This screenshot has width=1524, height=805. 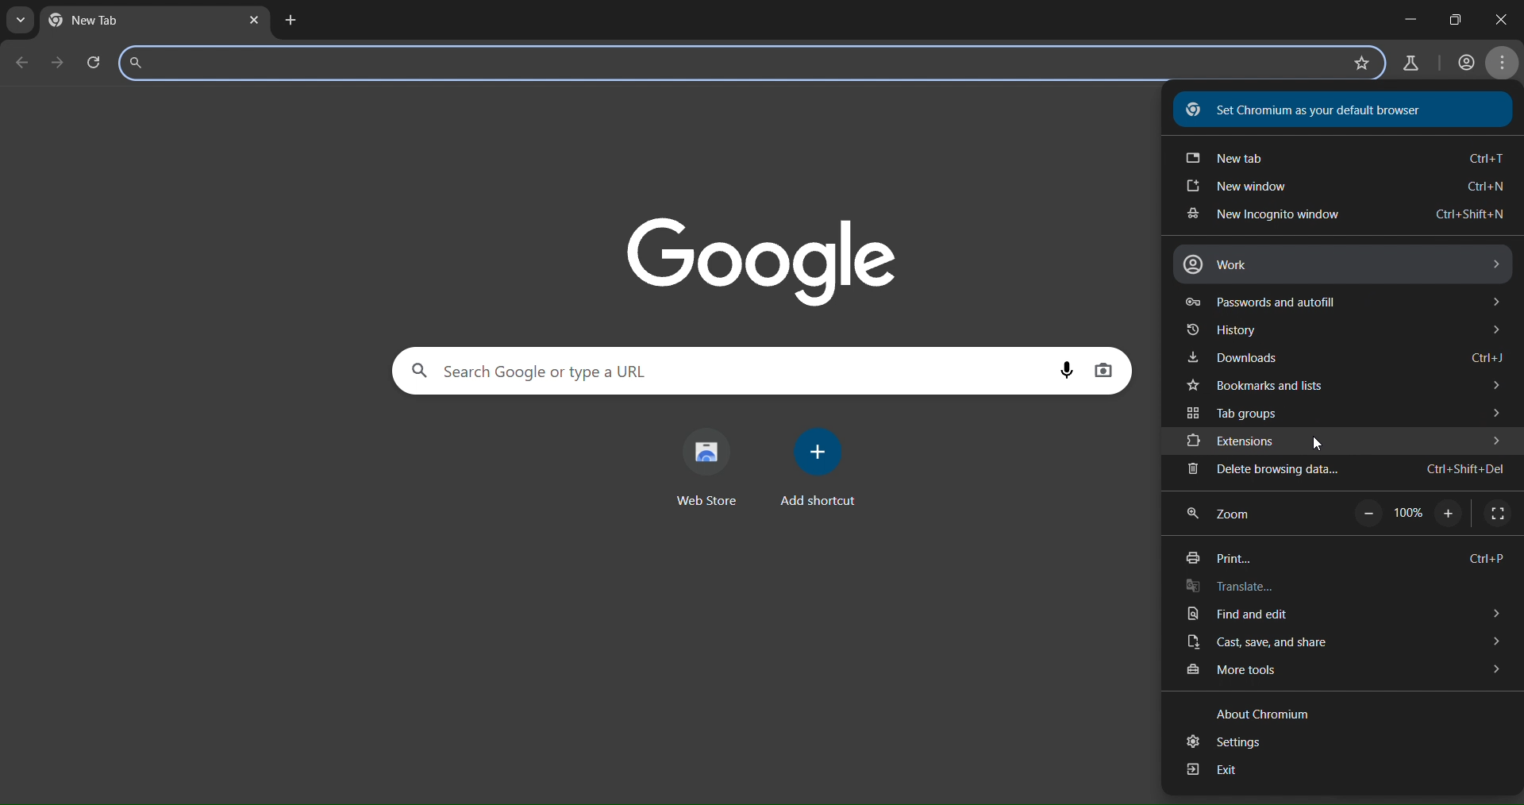 What do you see at coordinates (1109, 372) in the screenshot?
I see `imagesearch` at bounding box center [1109, 372].